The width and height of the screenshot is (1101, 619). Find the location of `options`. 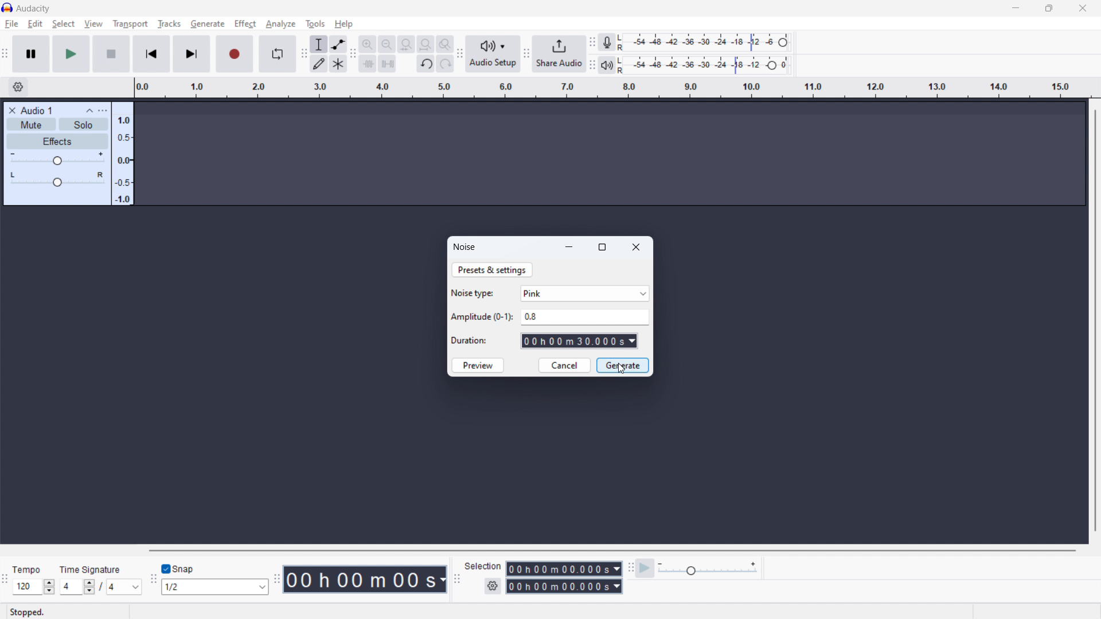

options is located at coordinates (102, 111).